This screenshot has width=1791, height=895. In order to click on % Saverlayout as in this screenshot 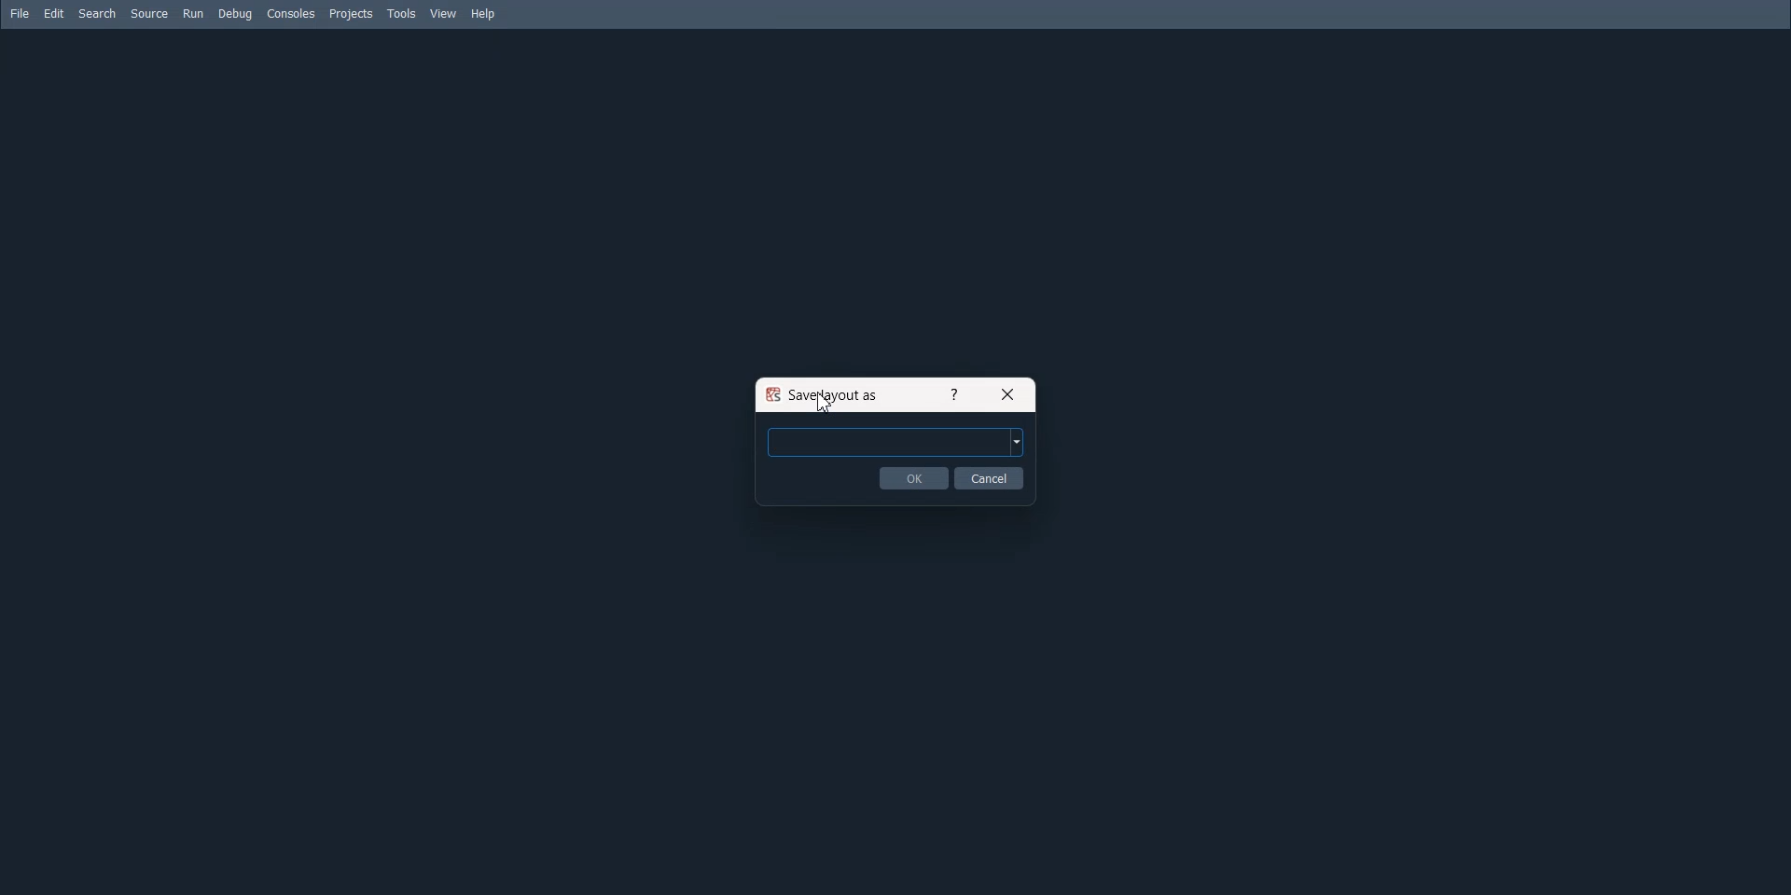, I will do `click(826, 394)`.